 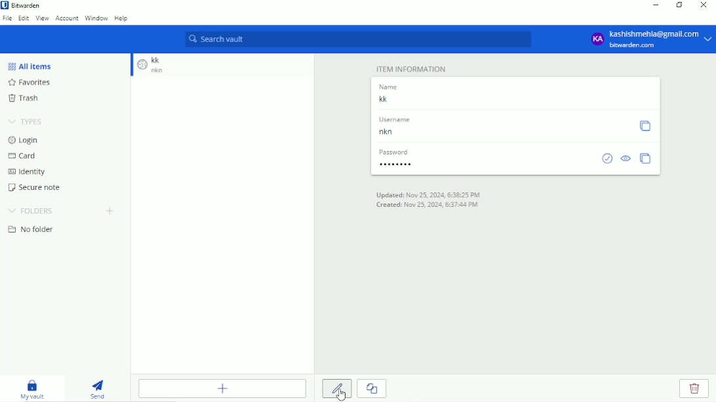 I want to click on Created on date and time, so click(x=426, y=205).